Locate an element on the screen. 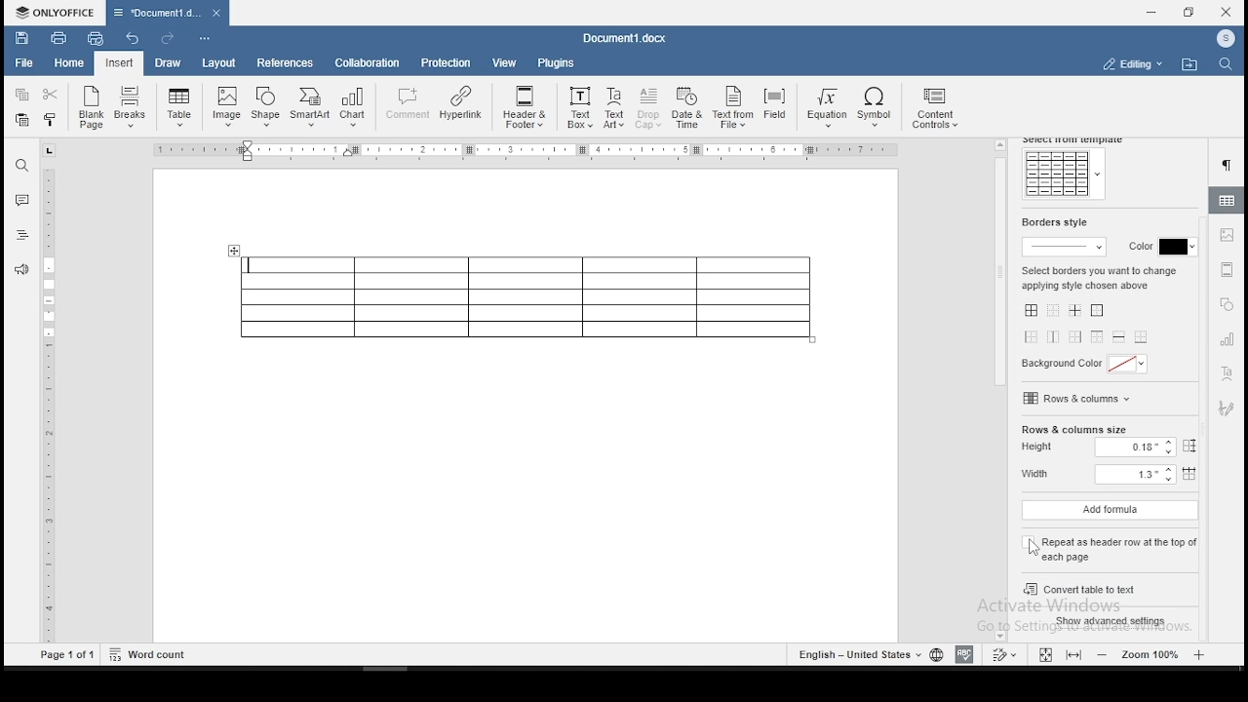  collaboration is located at coordinates (370, 65).